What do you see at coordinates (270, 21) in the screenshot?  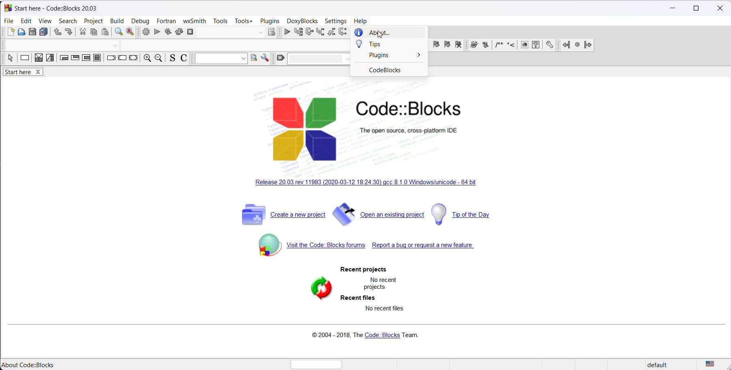 I see `plugins` at bounding box center [270, 21].